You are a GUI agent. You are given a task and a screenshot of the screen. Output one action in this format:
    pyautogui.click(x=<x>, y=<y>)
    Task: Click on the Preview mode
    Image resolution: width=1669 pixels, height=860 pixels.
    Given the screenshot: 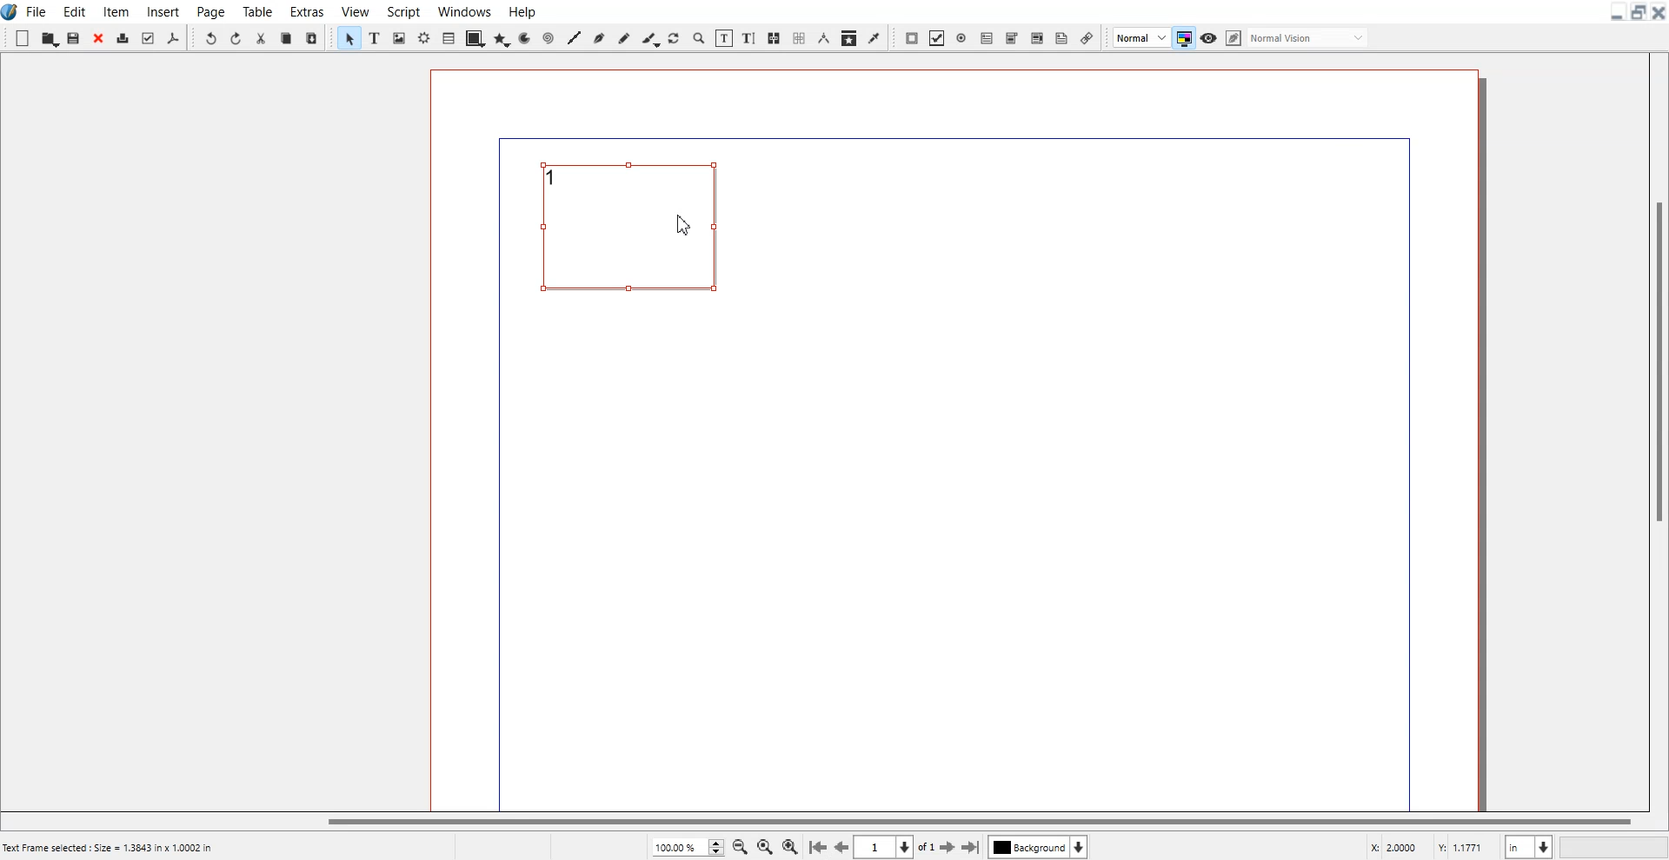 What is the action you would take?
    pyautogui.click(x=1209, y=38)
    